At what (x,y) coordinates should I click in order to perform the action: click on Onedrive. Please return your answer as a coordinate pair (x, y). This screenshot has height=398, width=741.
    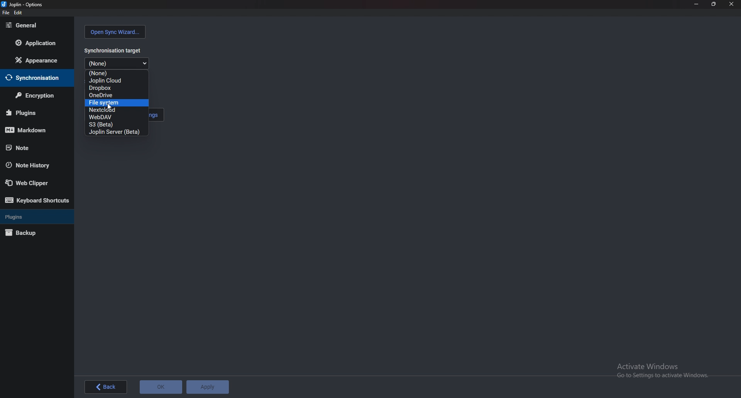
    Looking at the image, I should click on (117, 95).